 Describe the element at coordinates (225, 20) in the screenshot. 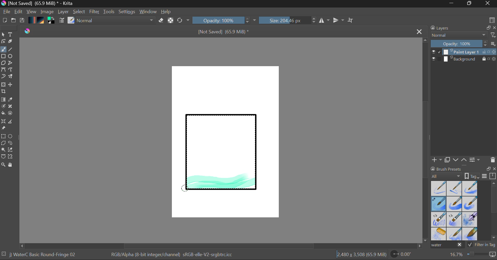

I see `Opacity` at that location.